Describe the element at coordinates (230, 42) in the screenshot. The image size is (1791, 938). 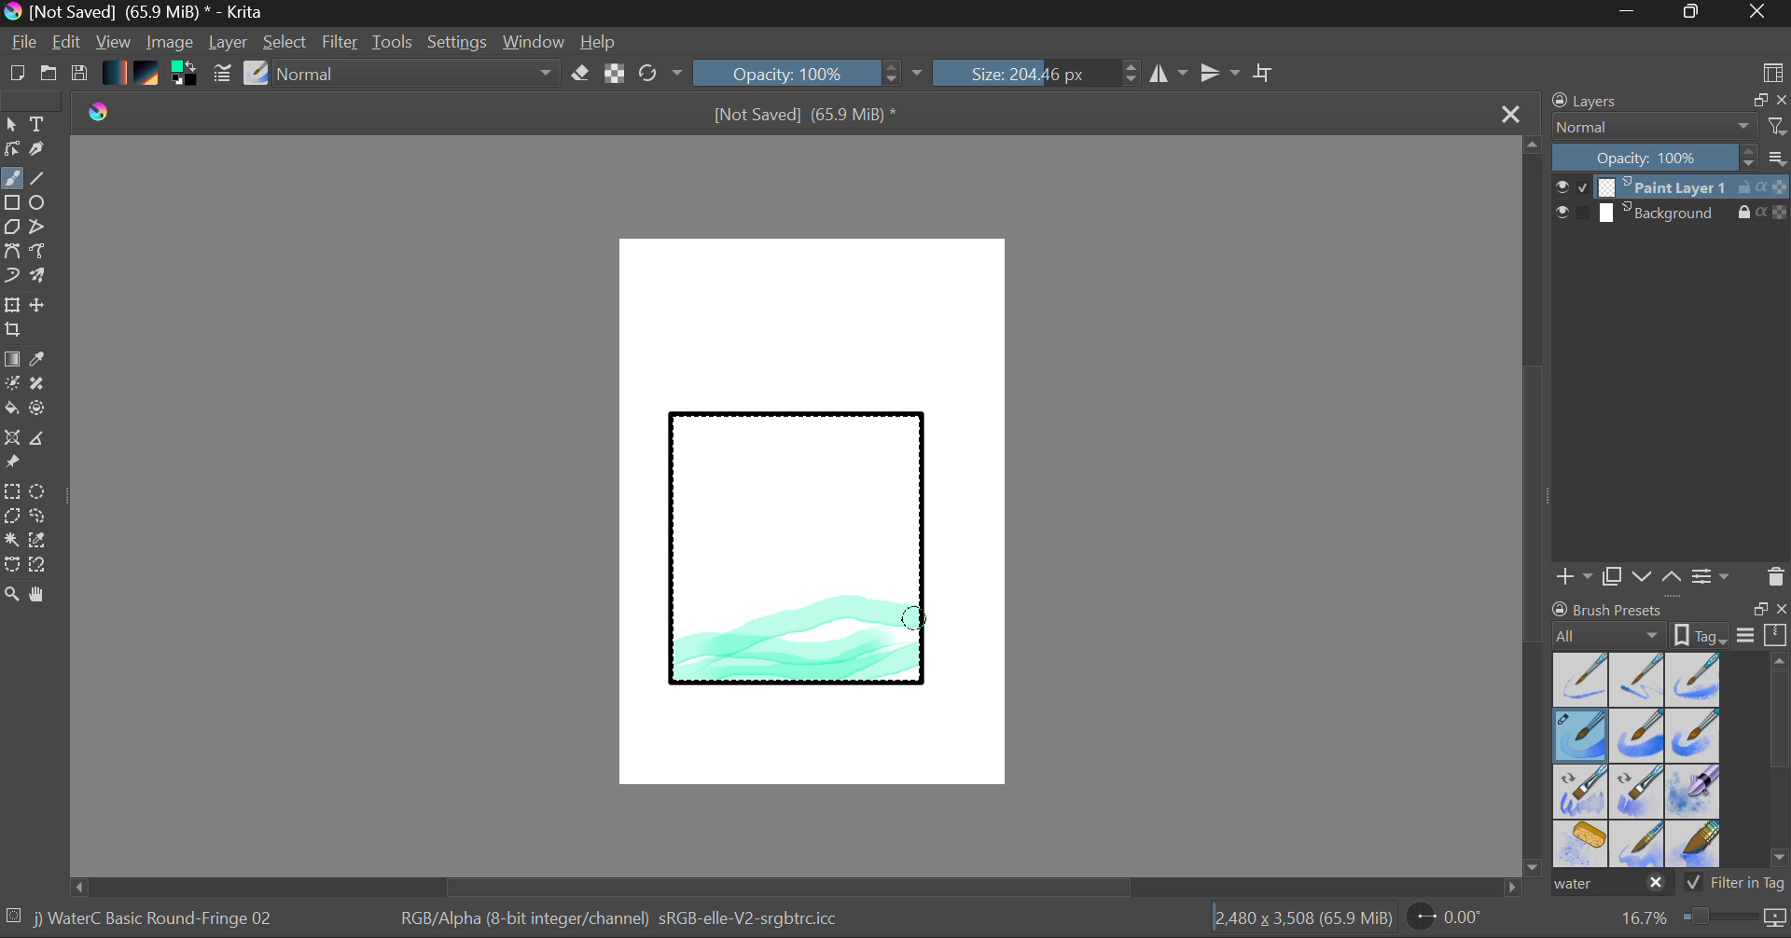
I see `Layer` at that location.